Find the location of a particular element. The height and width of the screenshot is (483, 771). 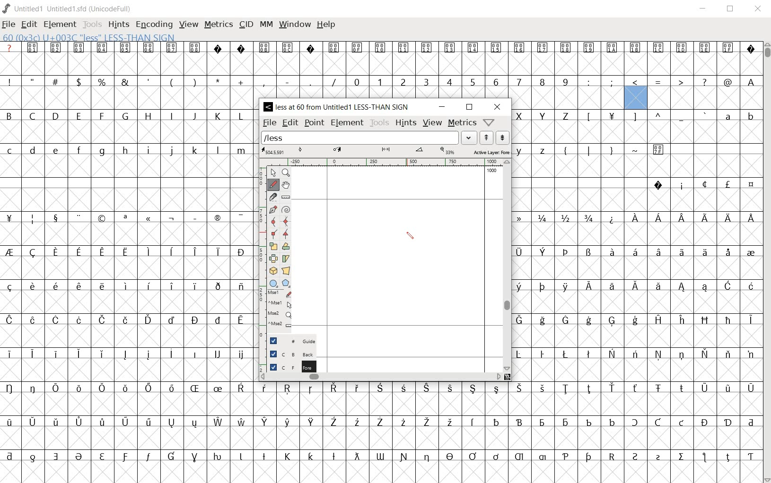

special letters is located at coordinates (383, 455).